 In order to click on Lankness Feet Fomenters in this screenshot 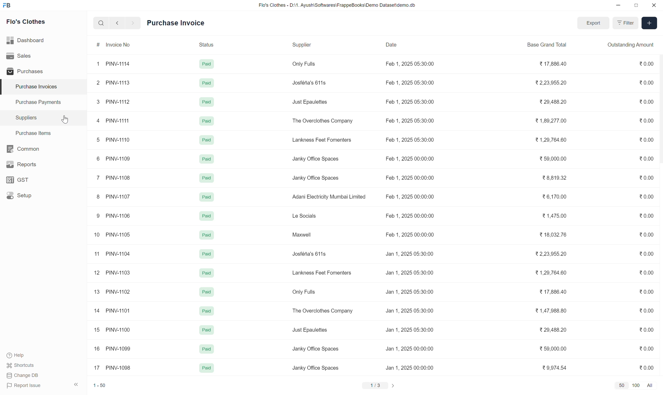, I will do `click(322, 140)`.